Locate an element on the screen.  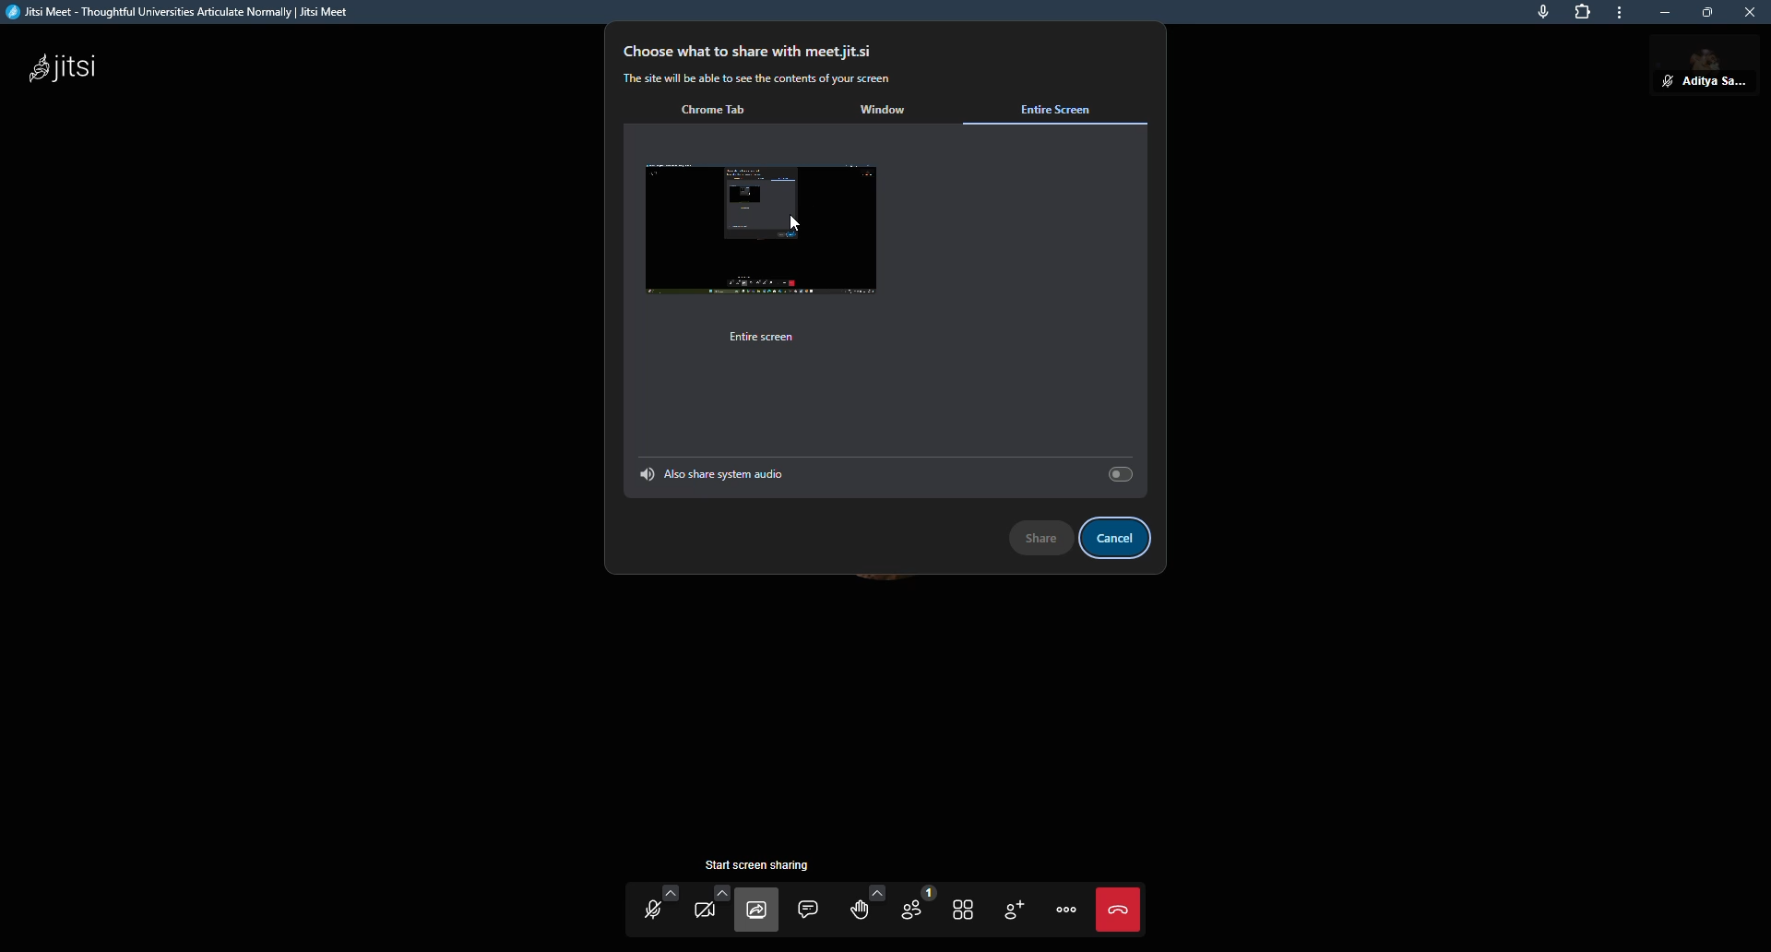
jitsi is located at coordinates (65, 69).